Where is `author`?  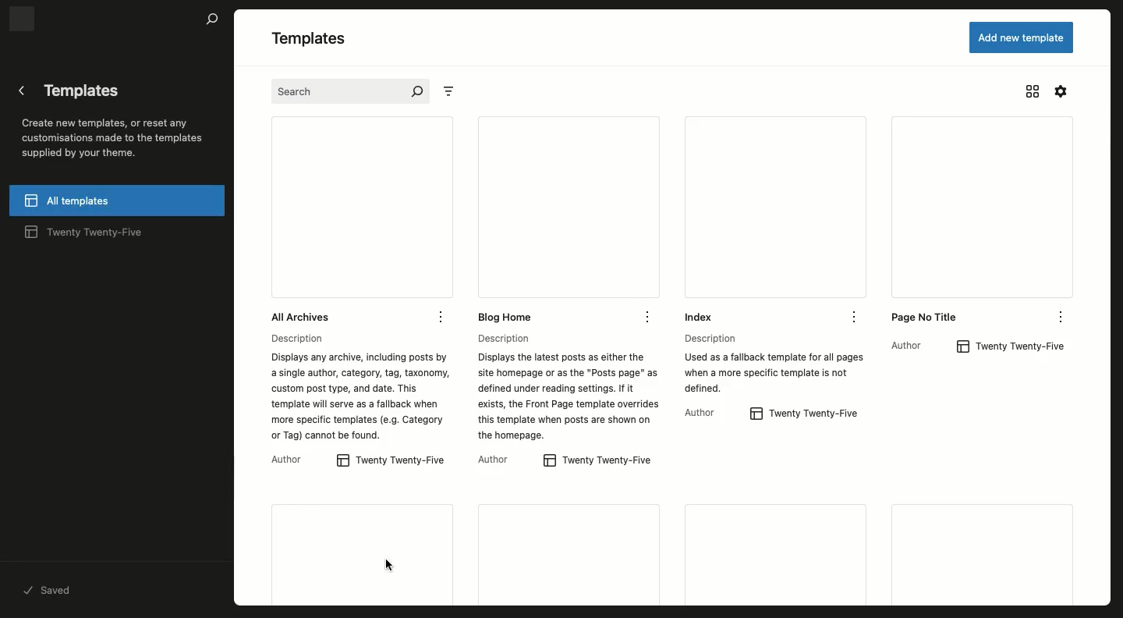 author is located at coordinates (909, 344).